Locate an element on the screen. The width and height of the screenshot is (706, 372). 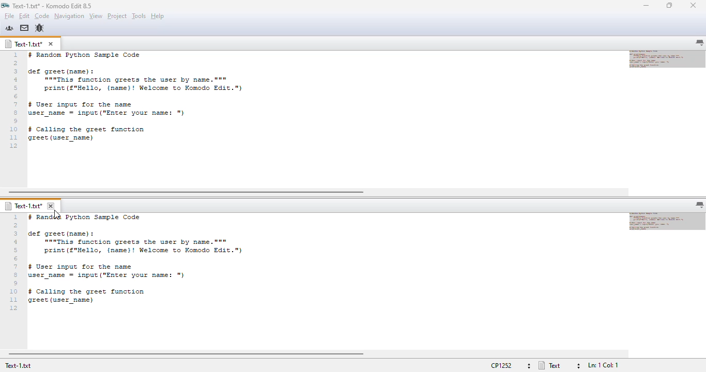
text-1 is located at coordinates (23, 207).